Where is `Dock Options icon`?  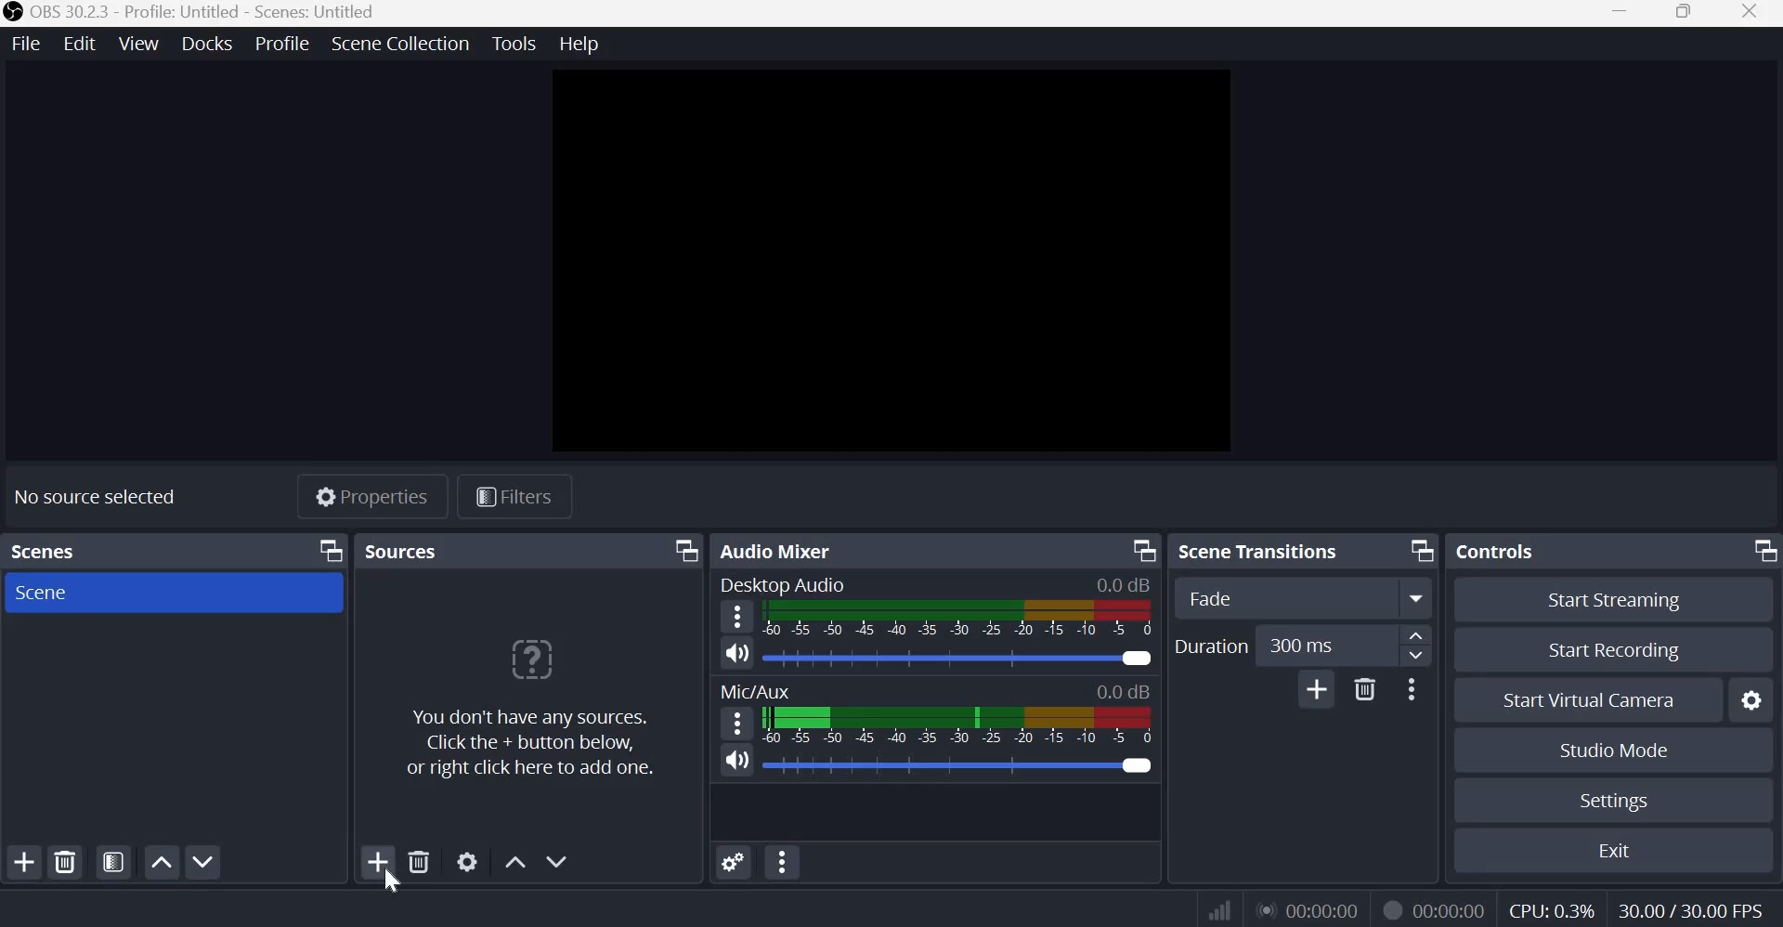
Dock Options icon is located at coordinates (1140, 549).